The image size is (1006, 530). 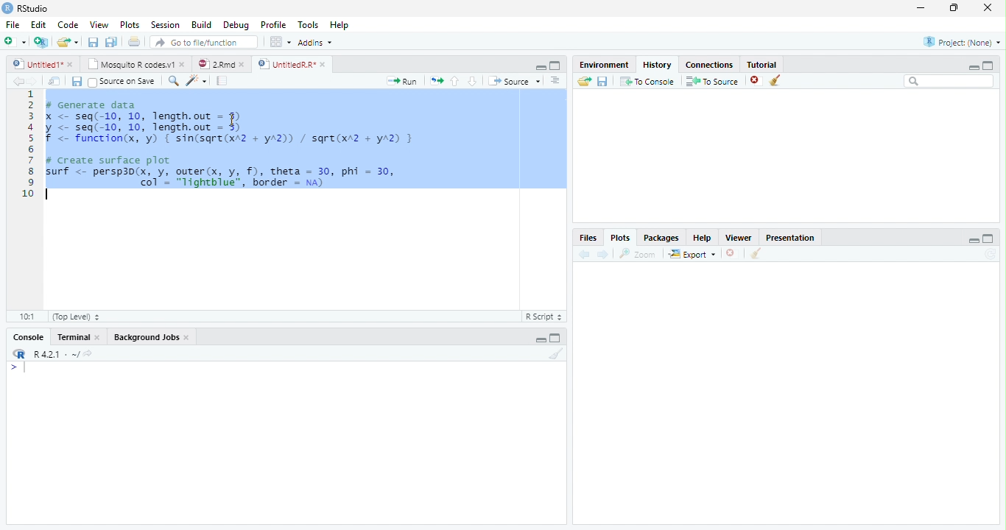 I want to click on Maximixe, so click(x=555, y=65).